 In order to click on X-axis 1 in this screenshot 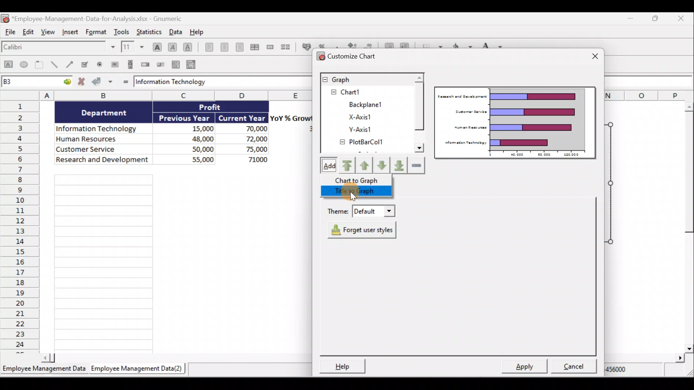, I will do `click(373, 117)`.